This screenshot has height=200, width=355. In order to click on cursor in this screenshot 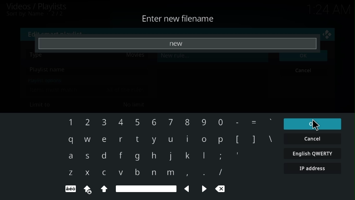, I will do `click(315, 125)`.